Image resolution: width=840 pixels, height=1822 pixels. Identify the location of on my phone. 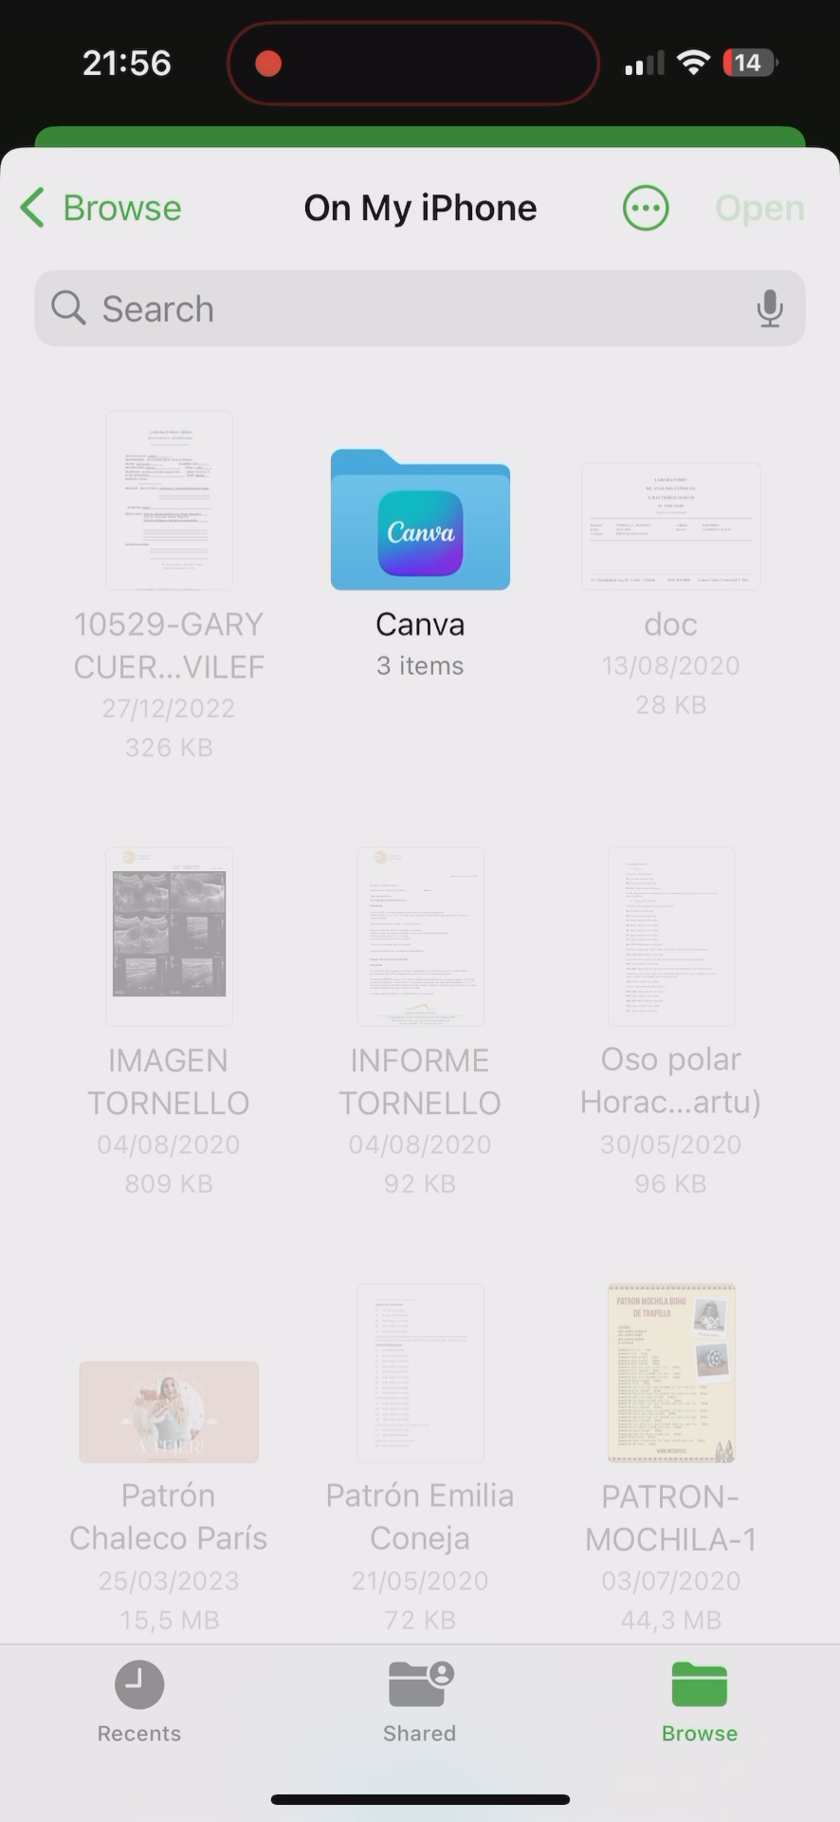
(428, 207).